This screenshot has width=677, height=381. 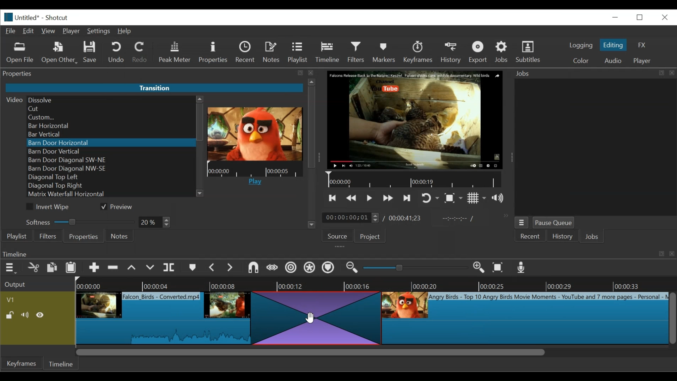 I want to click on In Point, so click(x=459, y=220).